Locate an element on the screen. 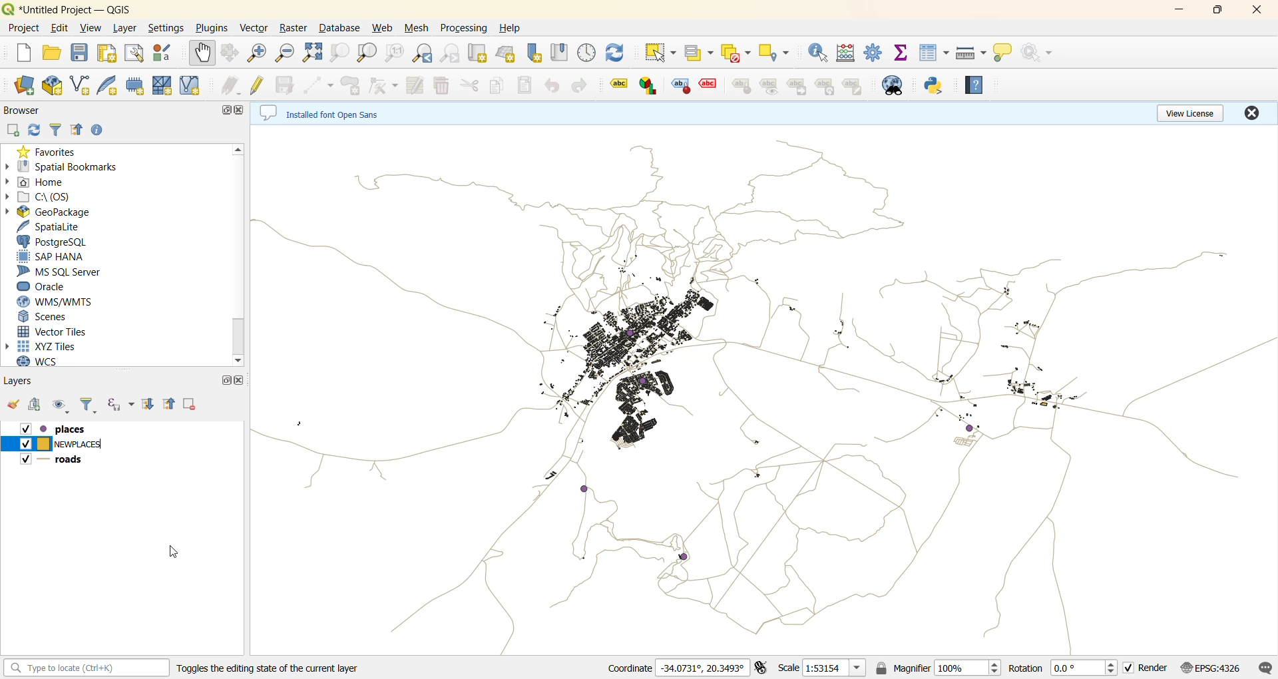 The width and height of the screenshot is (1278, 679). manage map is located at coordinates (61, 406).